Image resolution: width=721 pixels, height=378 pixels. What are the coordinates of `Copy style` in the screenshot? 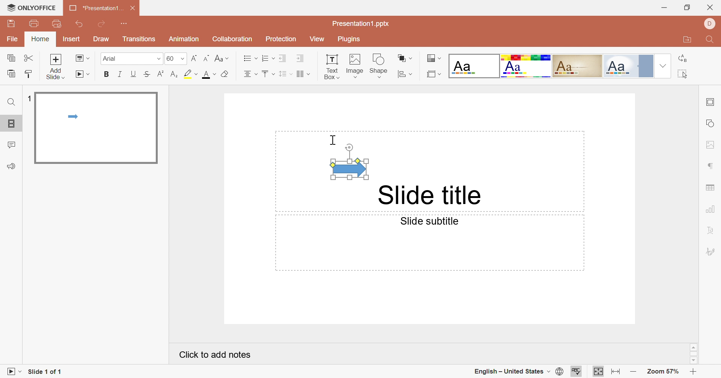 It's located at (29, 75).